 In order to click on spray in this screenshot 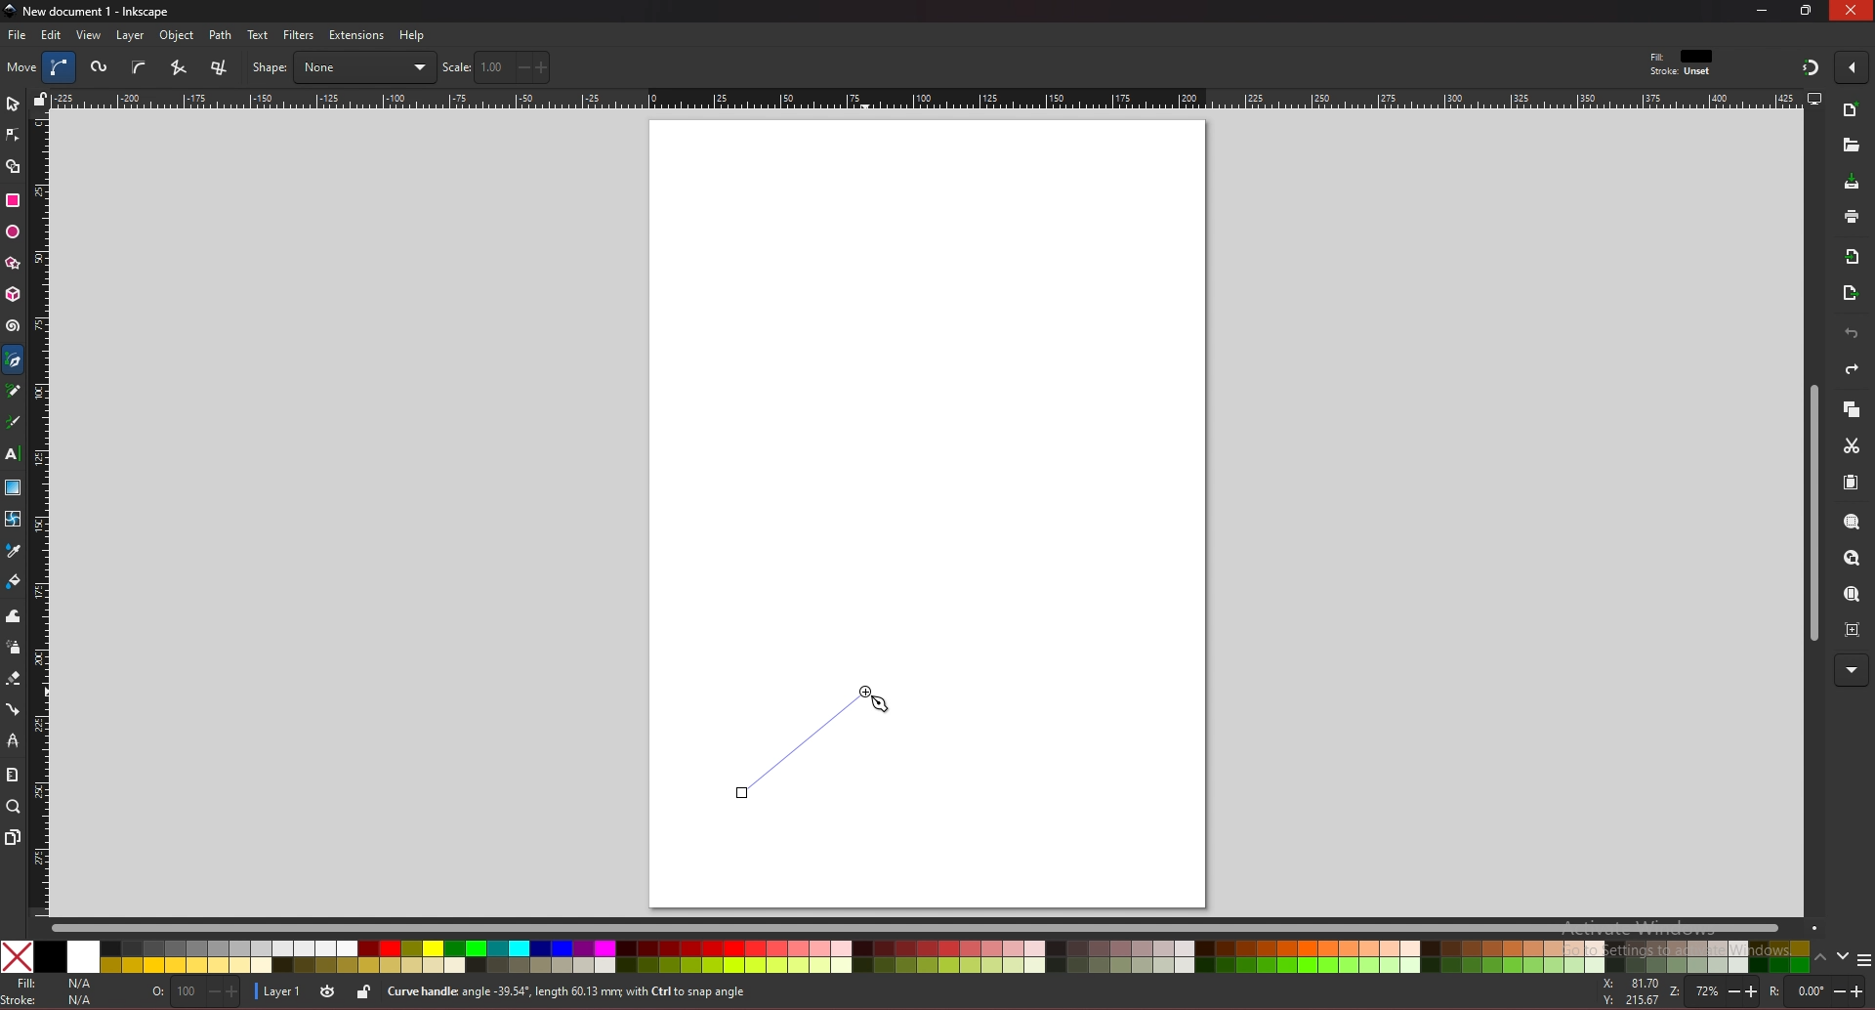, I will do `click(13, 648)`.